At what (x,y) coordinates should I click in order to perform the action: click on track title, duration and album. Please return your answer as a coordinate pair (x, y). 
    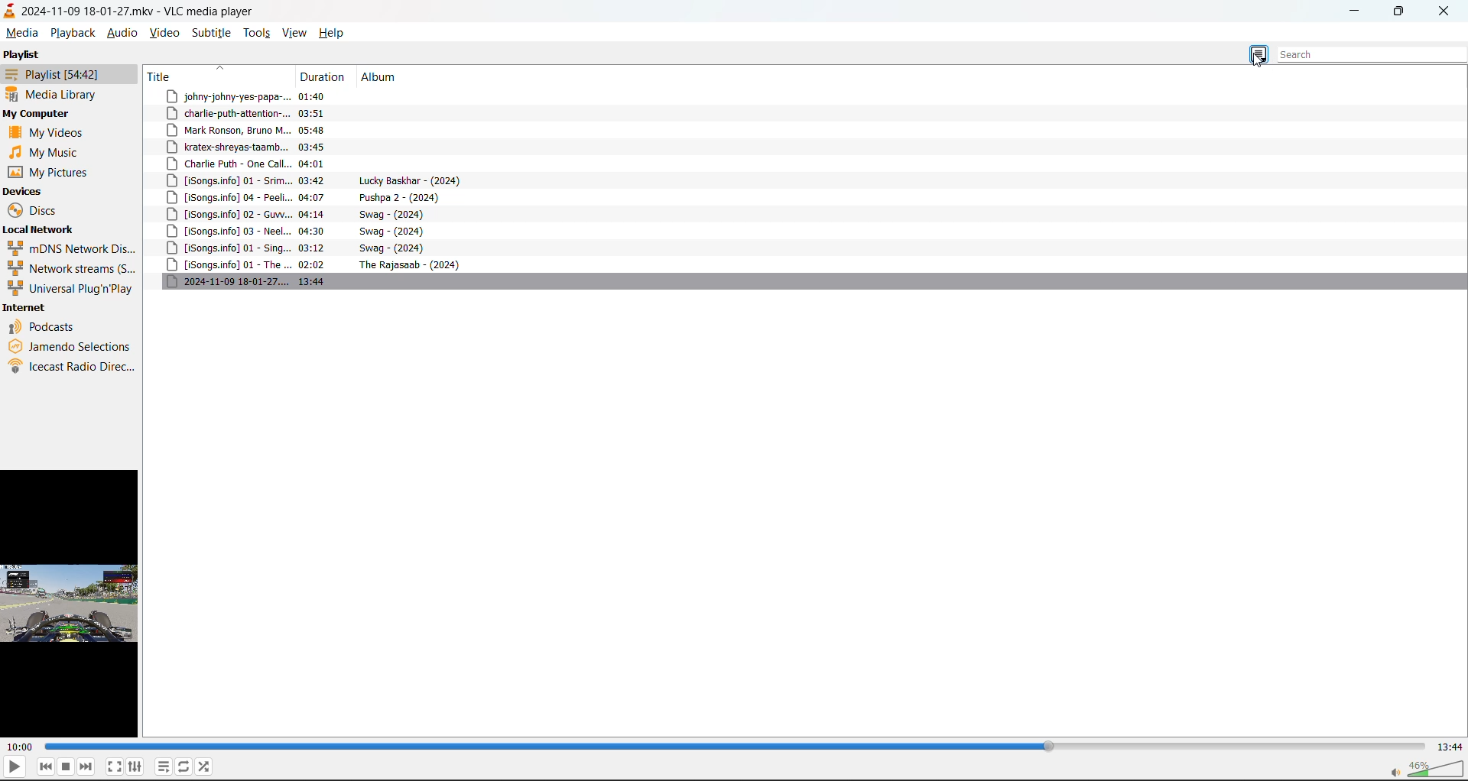
    Looking at the image, I should click on (305, 164).